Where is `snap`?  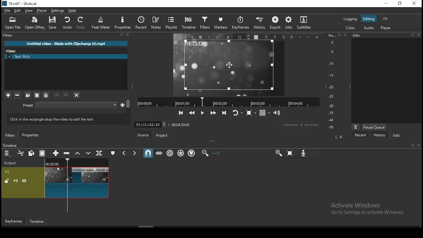 snap is located at coordinates (148, 152).